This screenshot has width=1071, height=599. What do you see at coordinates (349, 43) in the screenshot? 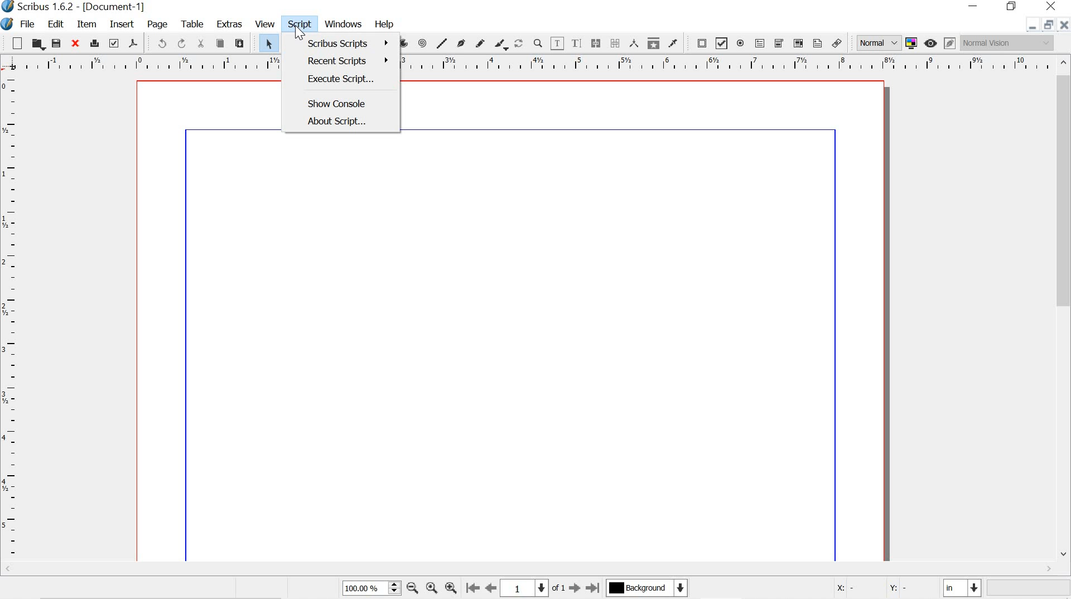
I see `Scribus script` at bounding box center [349, 43].